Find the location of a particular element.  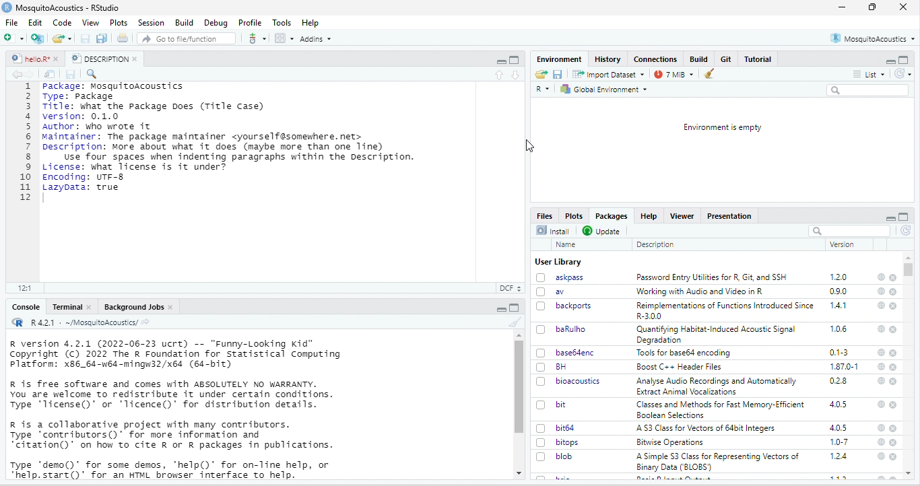

Install is located at coordinates (553, 230).